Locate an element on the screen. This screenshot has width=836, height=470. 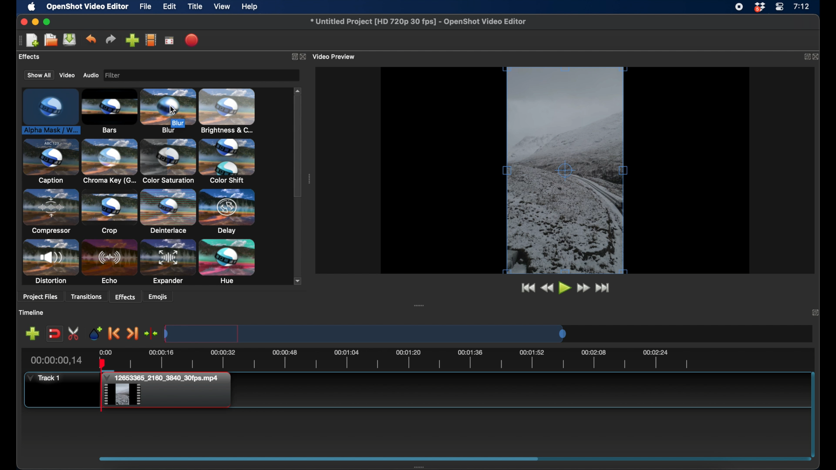
rewind is located at coordinates (548, 289).